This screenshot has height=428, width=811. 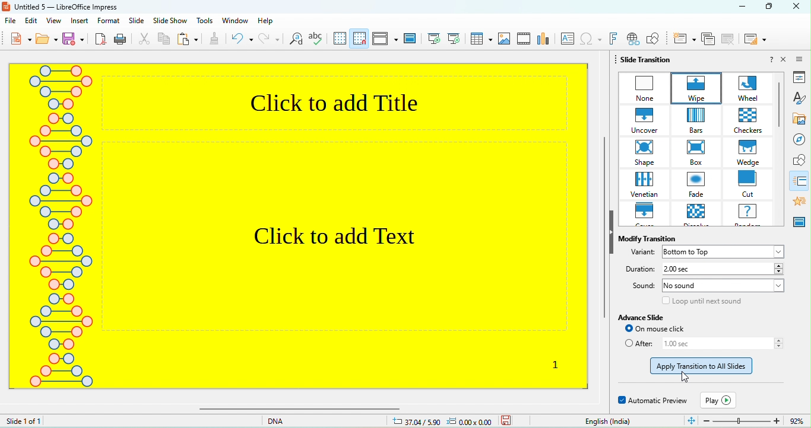 I want to click on first slide, so click(x=435, y=41).